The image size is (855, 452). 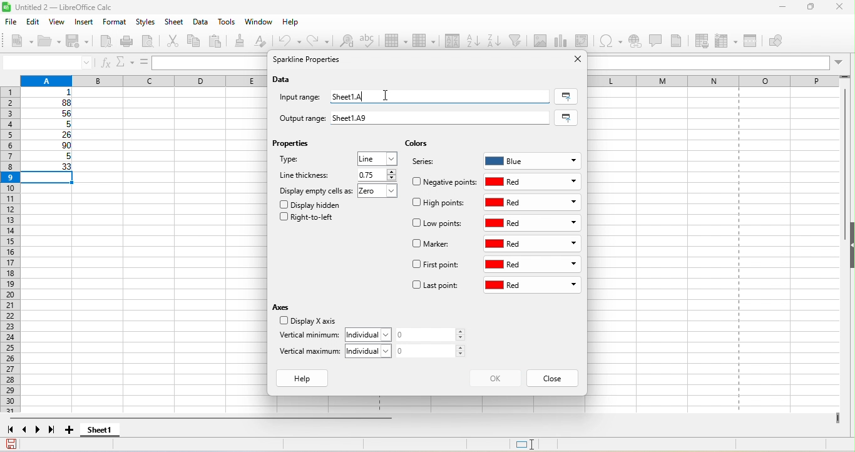 I want to click on sheet a9, so click(x=443, y=118).